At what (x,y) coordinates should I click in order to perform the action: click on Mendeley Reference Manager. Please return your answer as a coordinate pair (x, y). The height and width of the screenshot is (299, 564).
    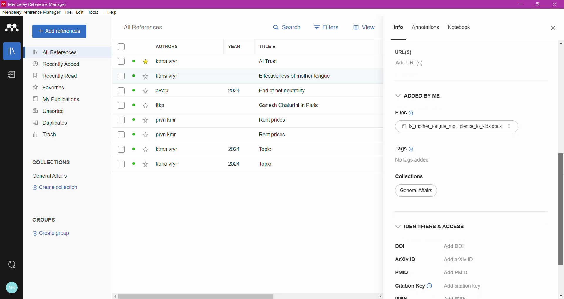
    Looking at the image, I should click on (31, 12).